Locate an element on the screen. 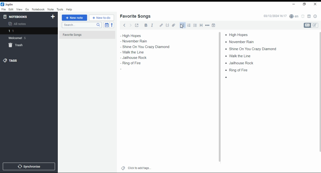 The image size is (321, 173). help is located at coordinates (69, 9).